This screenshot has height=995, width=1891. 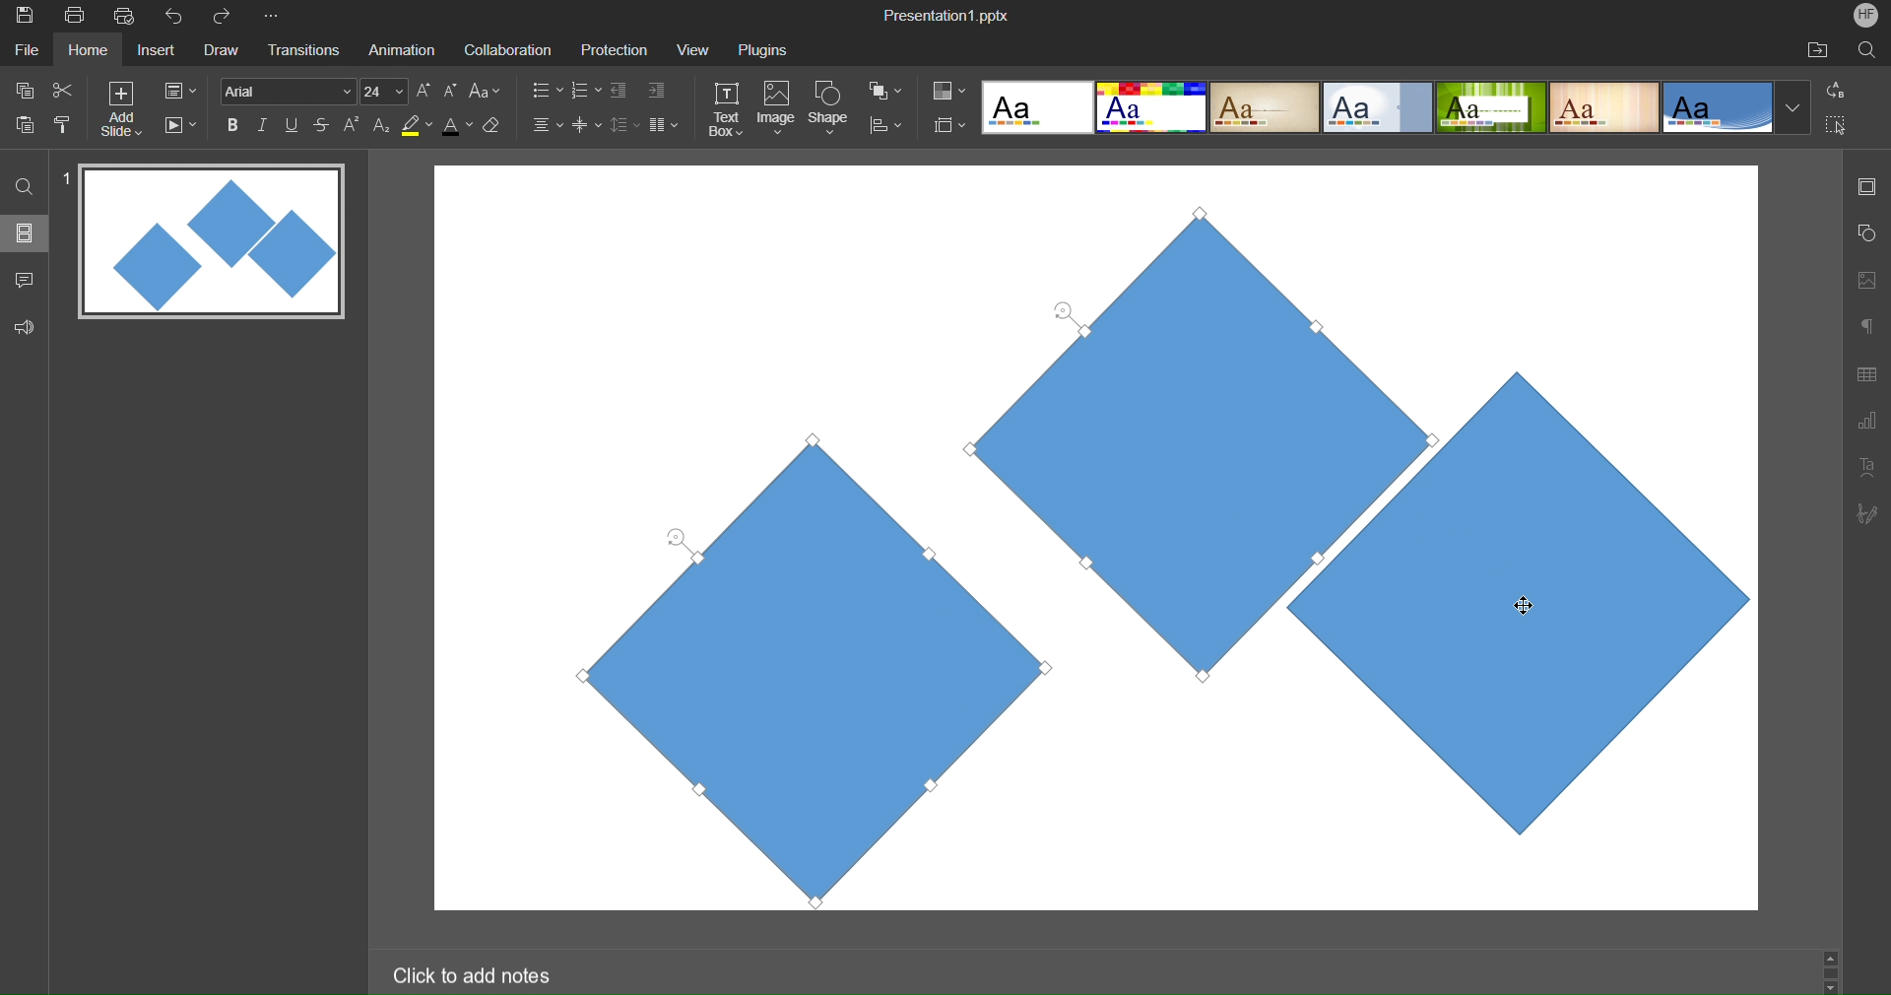 I want to click on Click to add notes, so click(x=471, y=974).